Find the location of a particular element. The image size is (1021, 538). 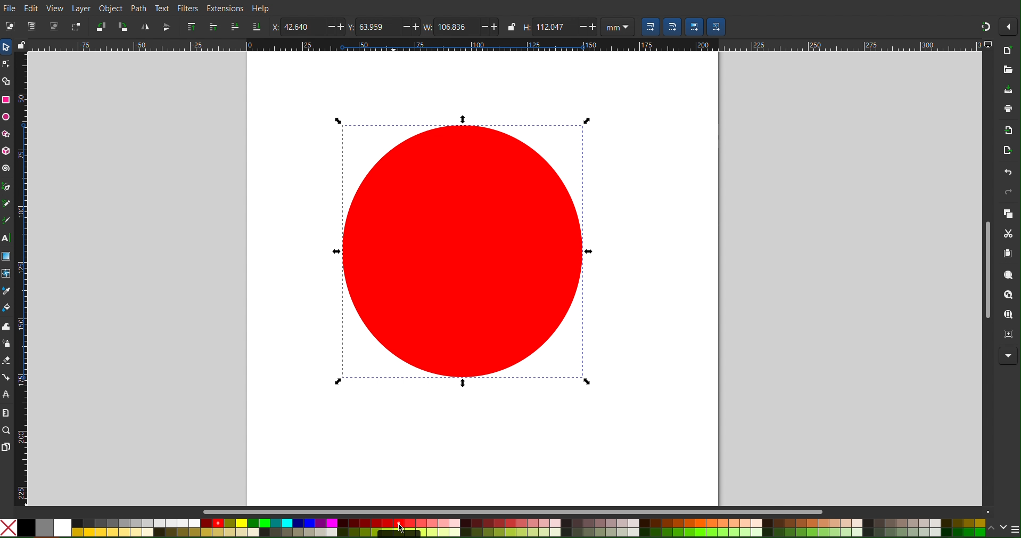

Mesh Tool is located at coordinates (6, 273).